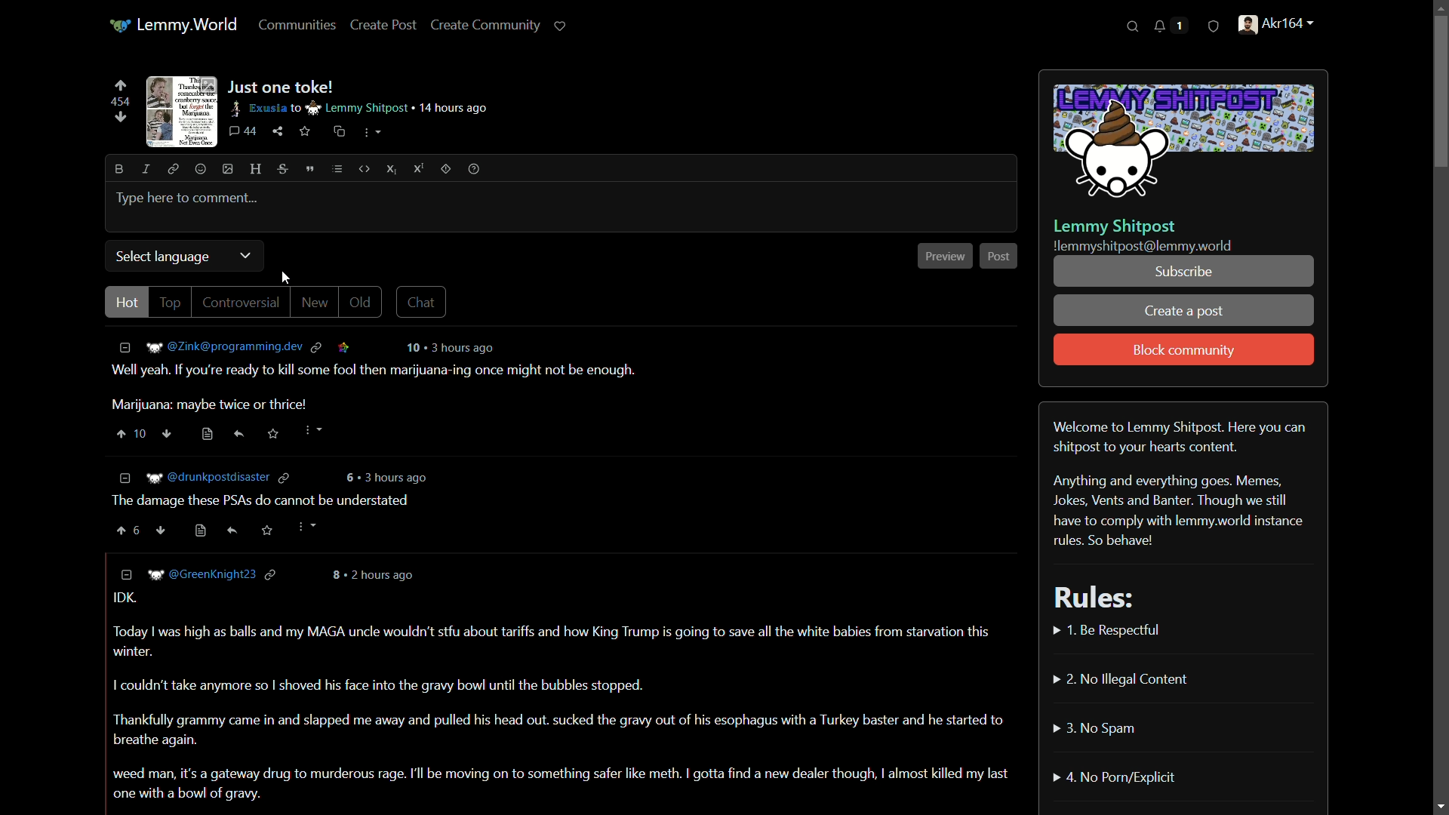 This screenshot has height=815, width=1449. Describe the element at coordinates (256, 109) in the screenshot. I see `exusia` at that location.